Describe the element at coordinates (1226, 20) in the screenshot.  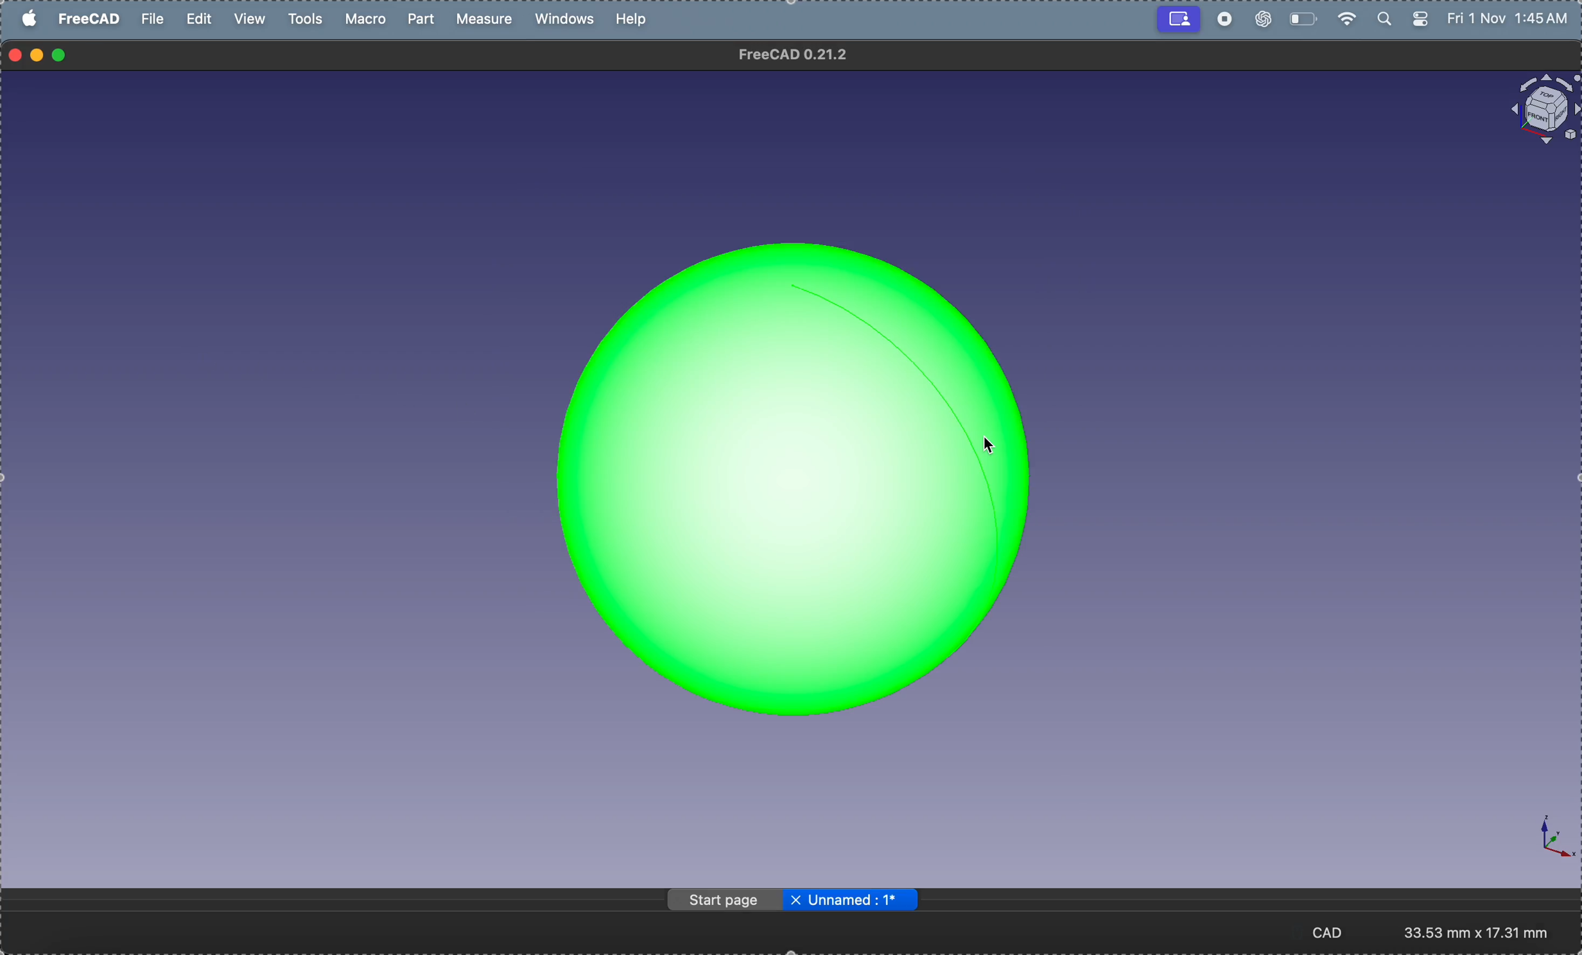
I see `record` at that location.